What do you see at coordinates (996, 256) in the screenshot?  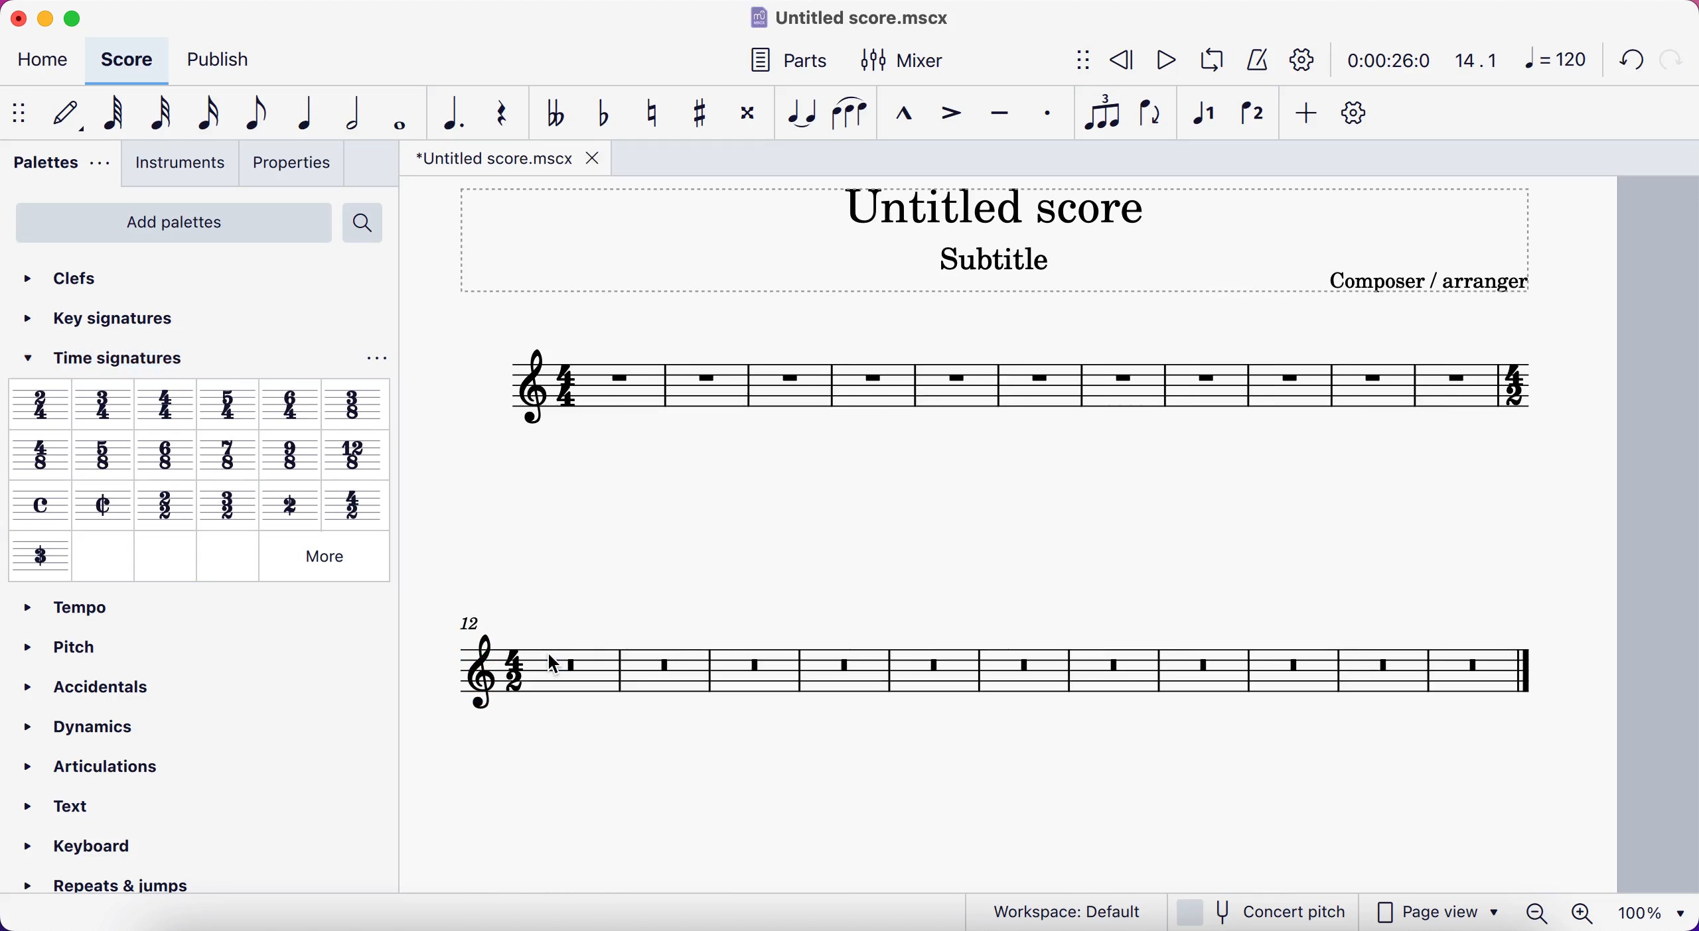 I see `Subtitle` at bounding box center [996, 256].